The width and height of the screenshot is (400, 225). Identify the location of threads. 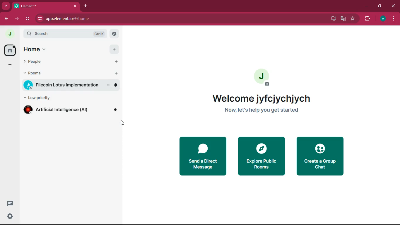
(10, 203).